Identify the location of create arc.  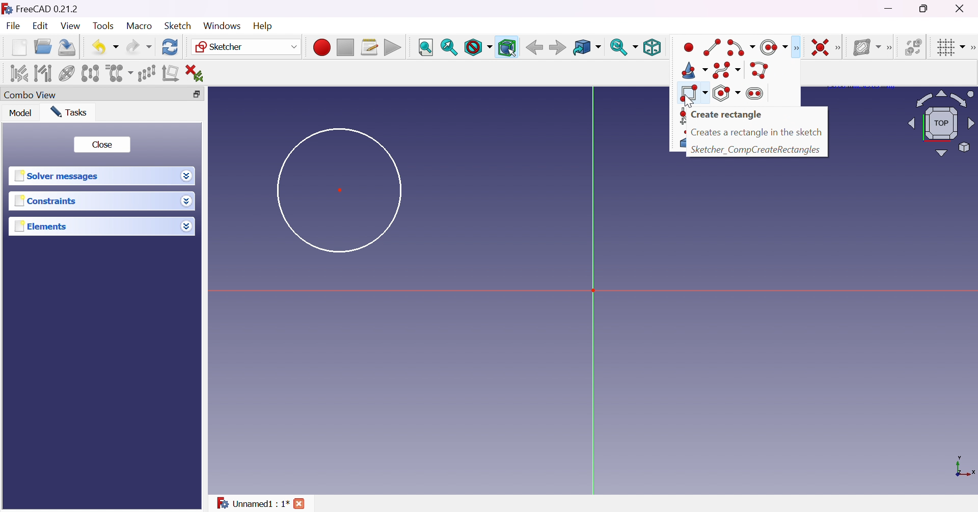
(742, 48).